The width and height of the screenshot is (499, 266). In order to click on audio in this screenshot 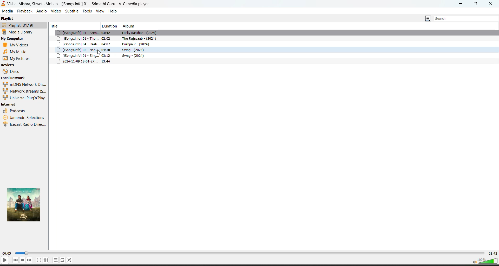, I will do `click(42, 10)`.